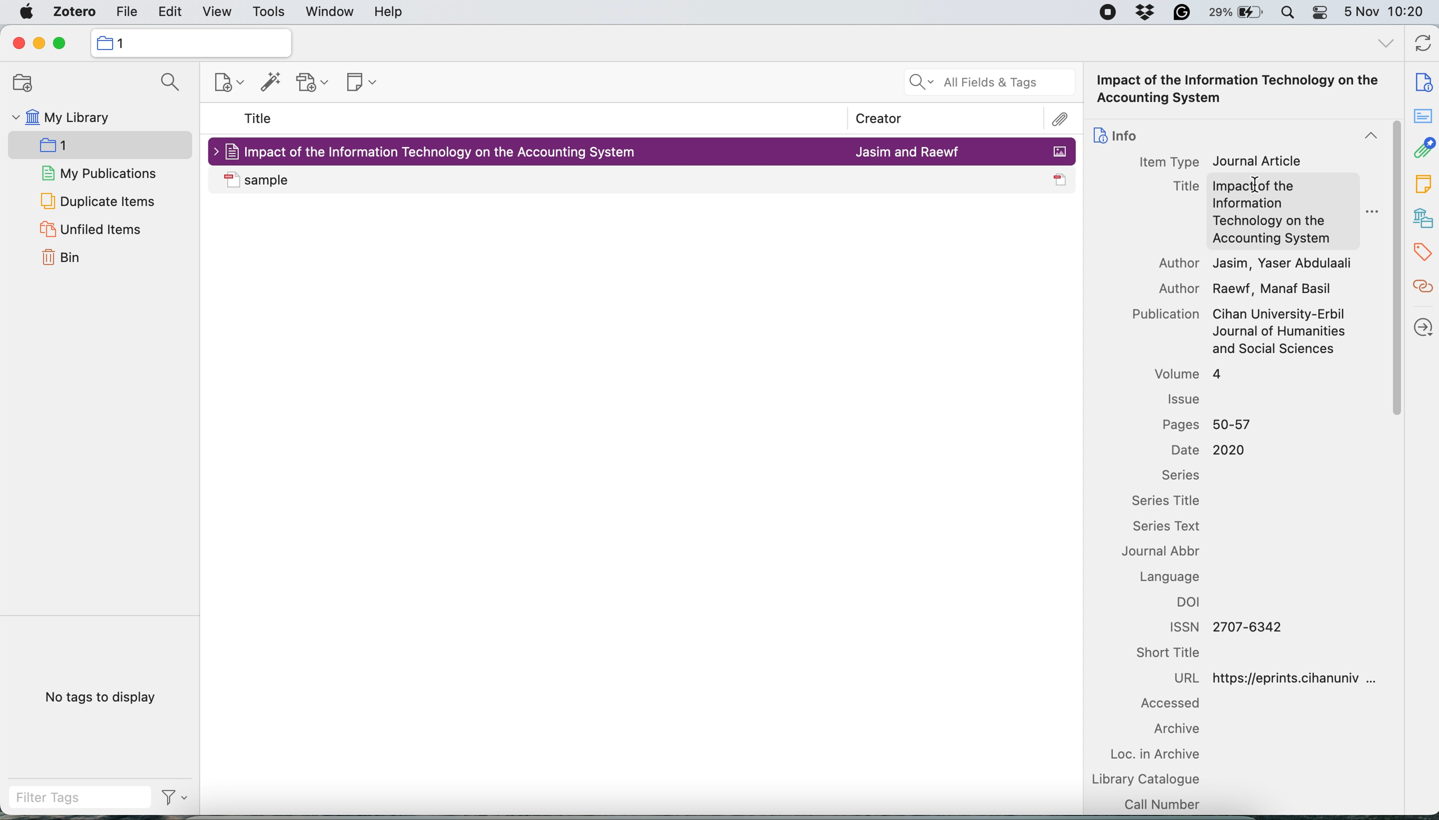 Image resolution: width=1439 pixels, height=820 pixels. I want to click on help, so click(390, 12).